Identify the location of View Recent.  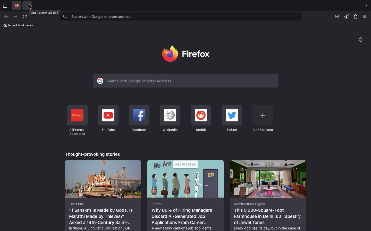
(5, 5).